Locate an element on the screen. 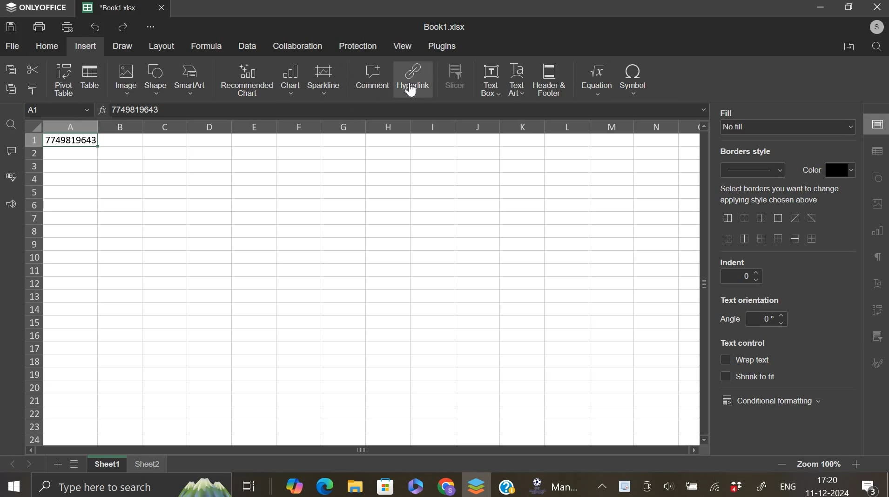 The height and width of the screenshot is (497, 889). color is located at coordinates (841, 170).